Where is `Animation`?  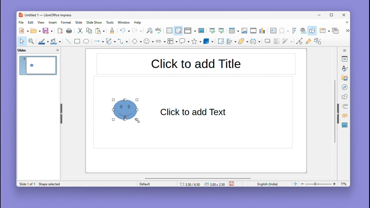 Animation is located at coordinates (344, 106).